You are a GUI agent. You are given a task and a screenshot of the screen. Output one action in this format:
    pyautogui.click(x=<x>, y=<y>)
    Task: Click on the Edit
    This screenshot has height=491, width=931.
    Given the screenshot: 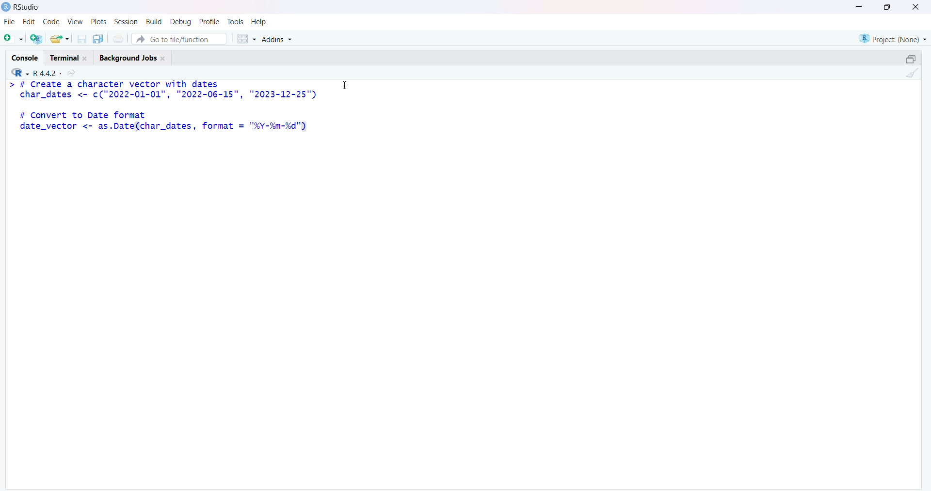 What is the action you would take?
    pyautogui.click(x=29, y=24)
    